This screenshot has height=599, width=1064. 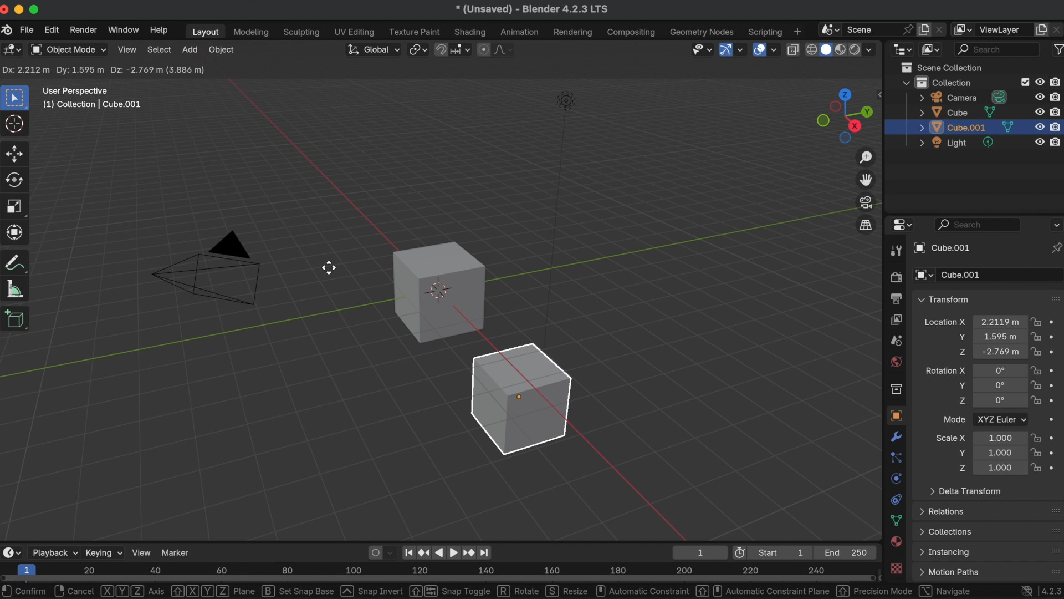 I want to click on rotation X, so click(x=945, y=369).